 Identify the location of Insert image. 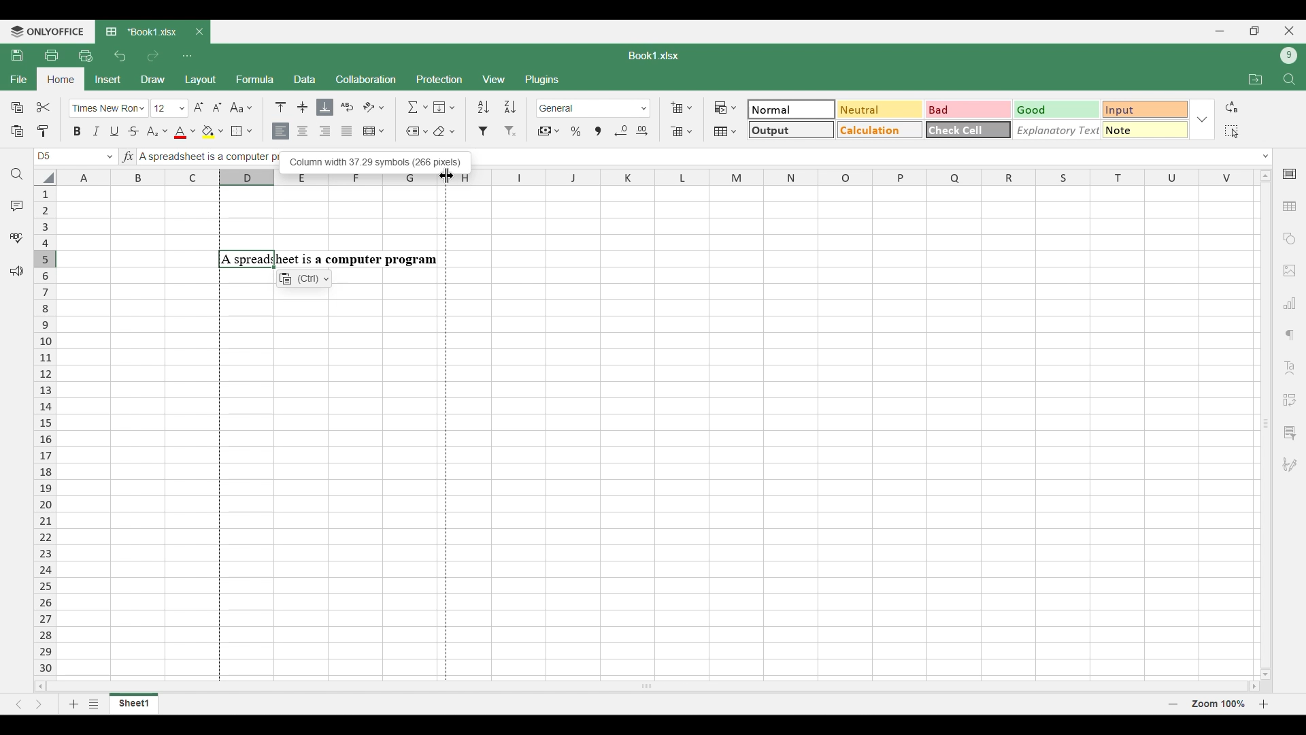
(1290, 272).